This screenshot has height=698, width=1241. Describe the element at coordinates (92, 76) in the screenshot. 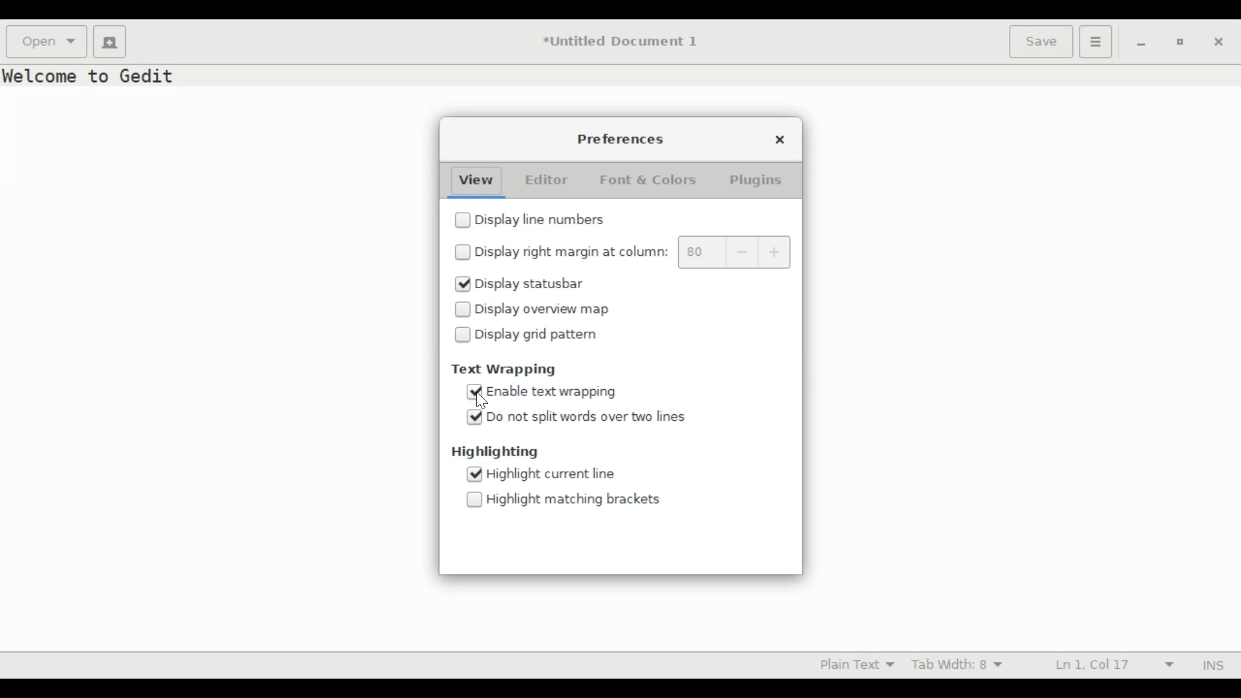

I see `Welcome to Gedit` at that location.